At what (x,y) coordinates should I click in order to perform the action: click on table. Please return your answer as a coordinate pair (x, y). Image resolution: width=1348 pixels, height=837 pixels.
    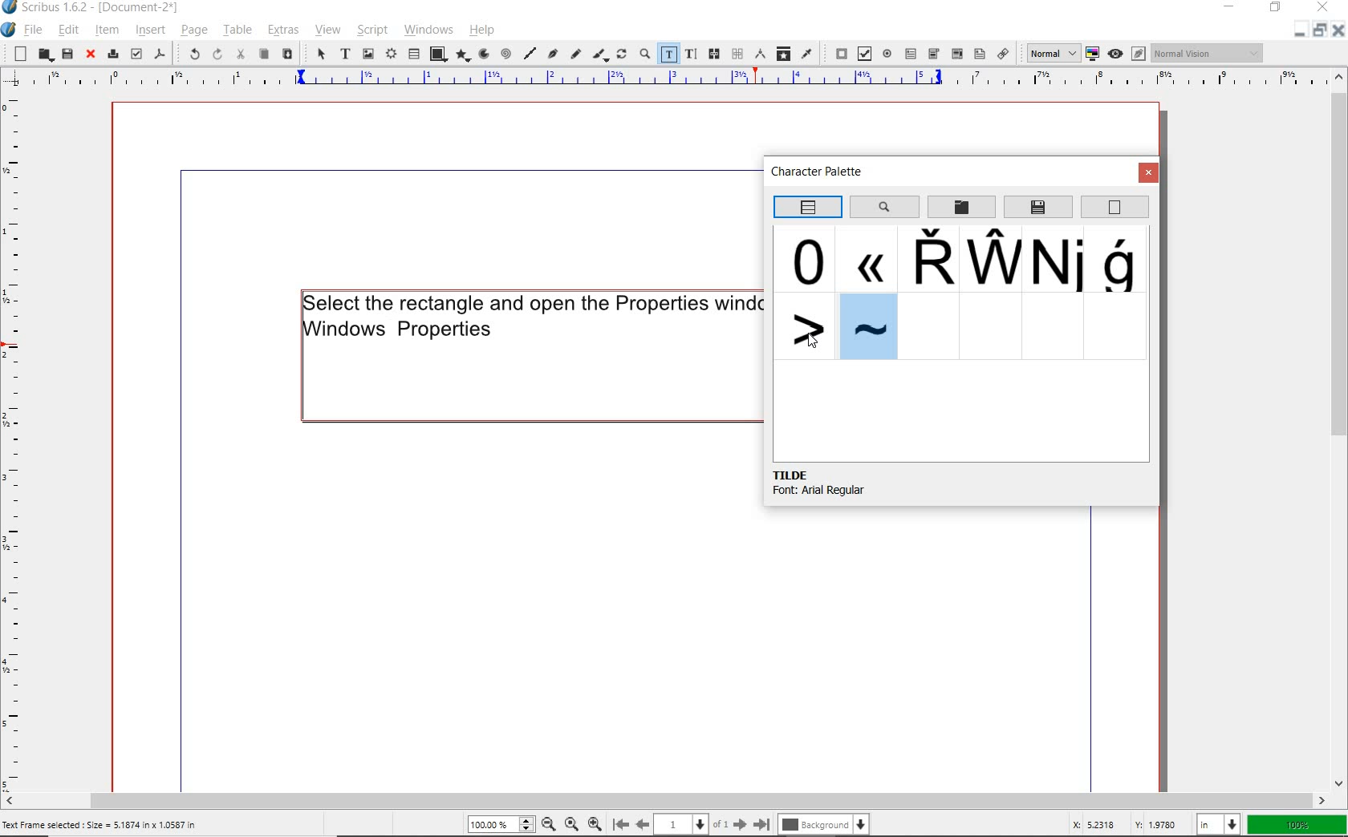
    Looking at the image, I should click on (413, 55).